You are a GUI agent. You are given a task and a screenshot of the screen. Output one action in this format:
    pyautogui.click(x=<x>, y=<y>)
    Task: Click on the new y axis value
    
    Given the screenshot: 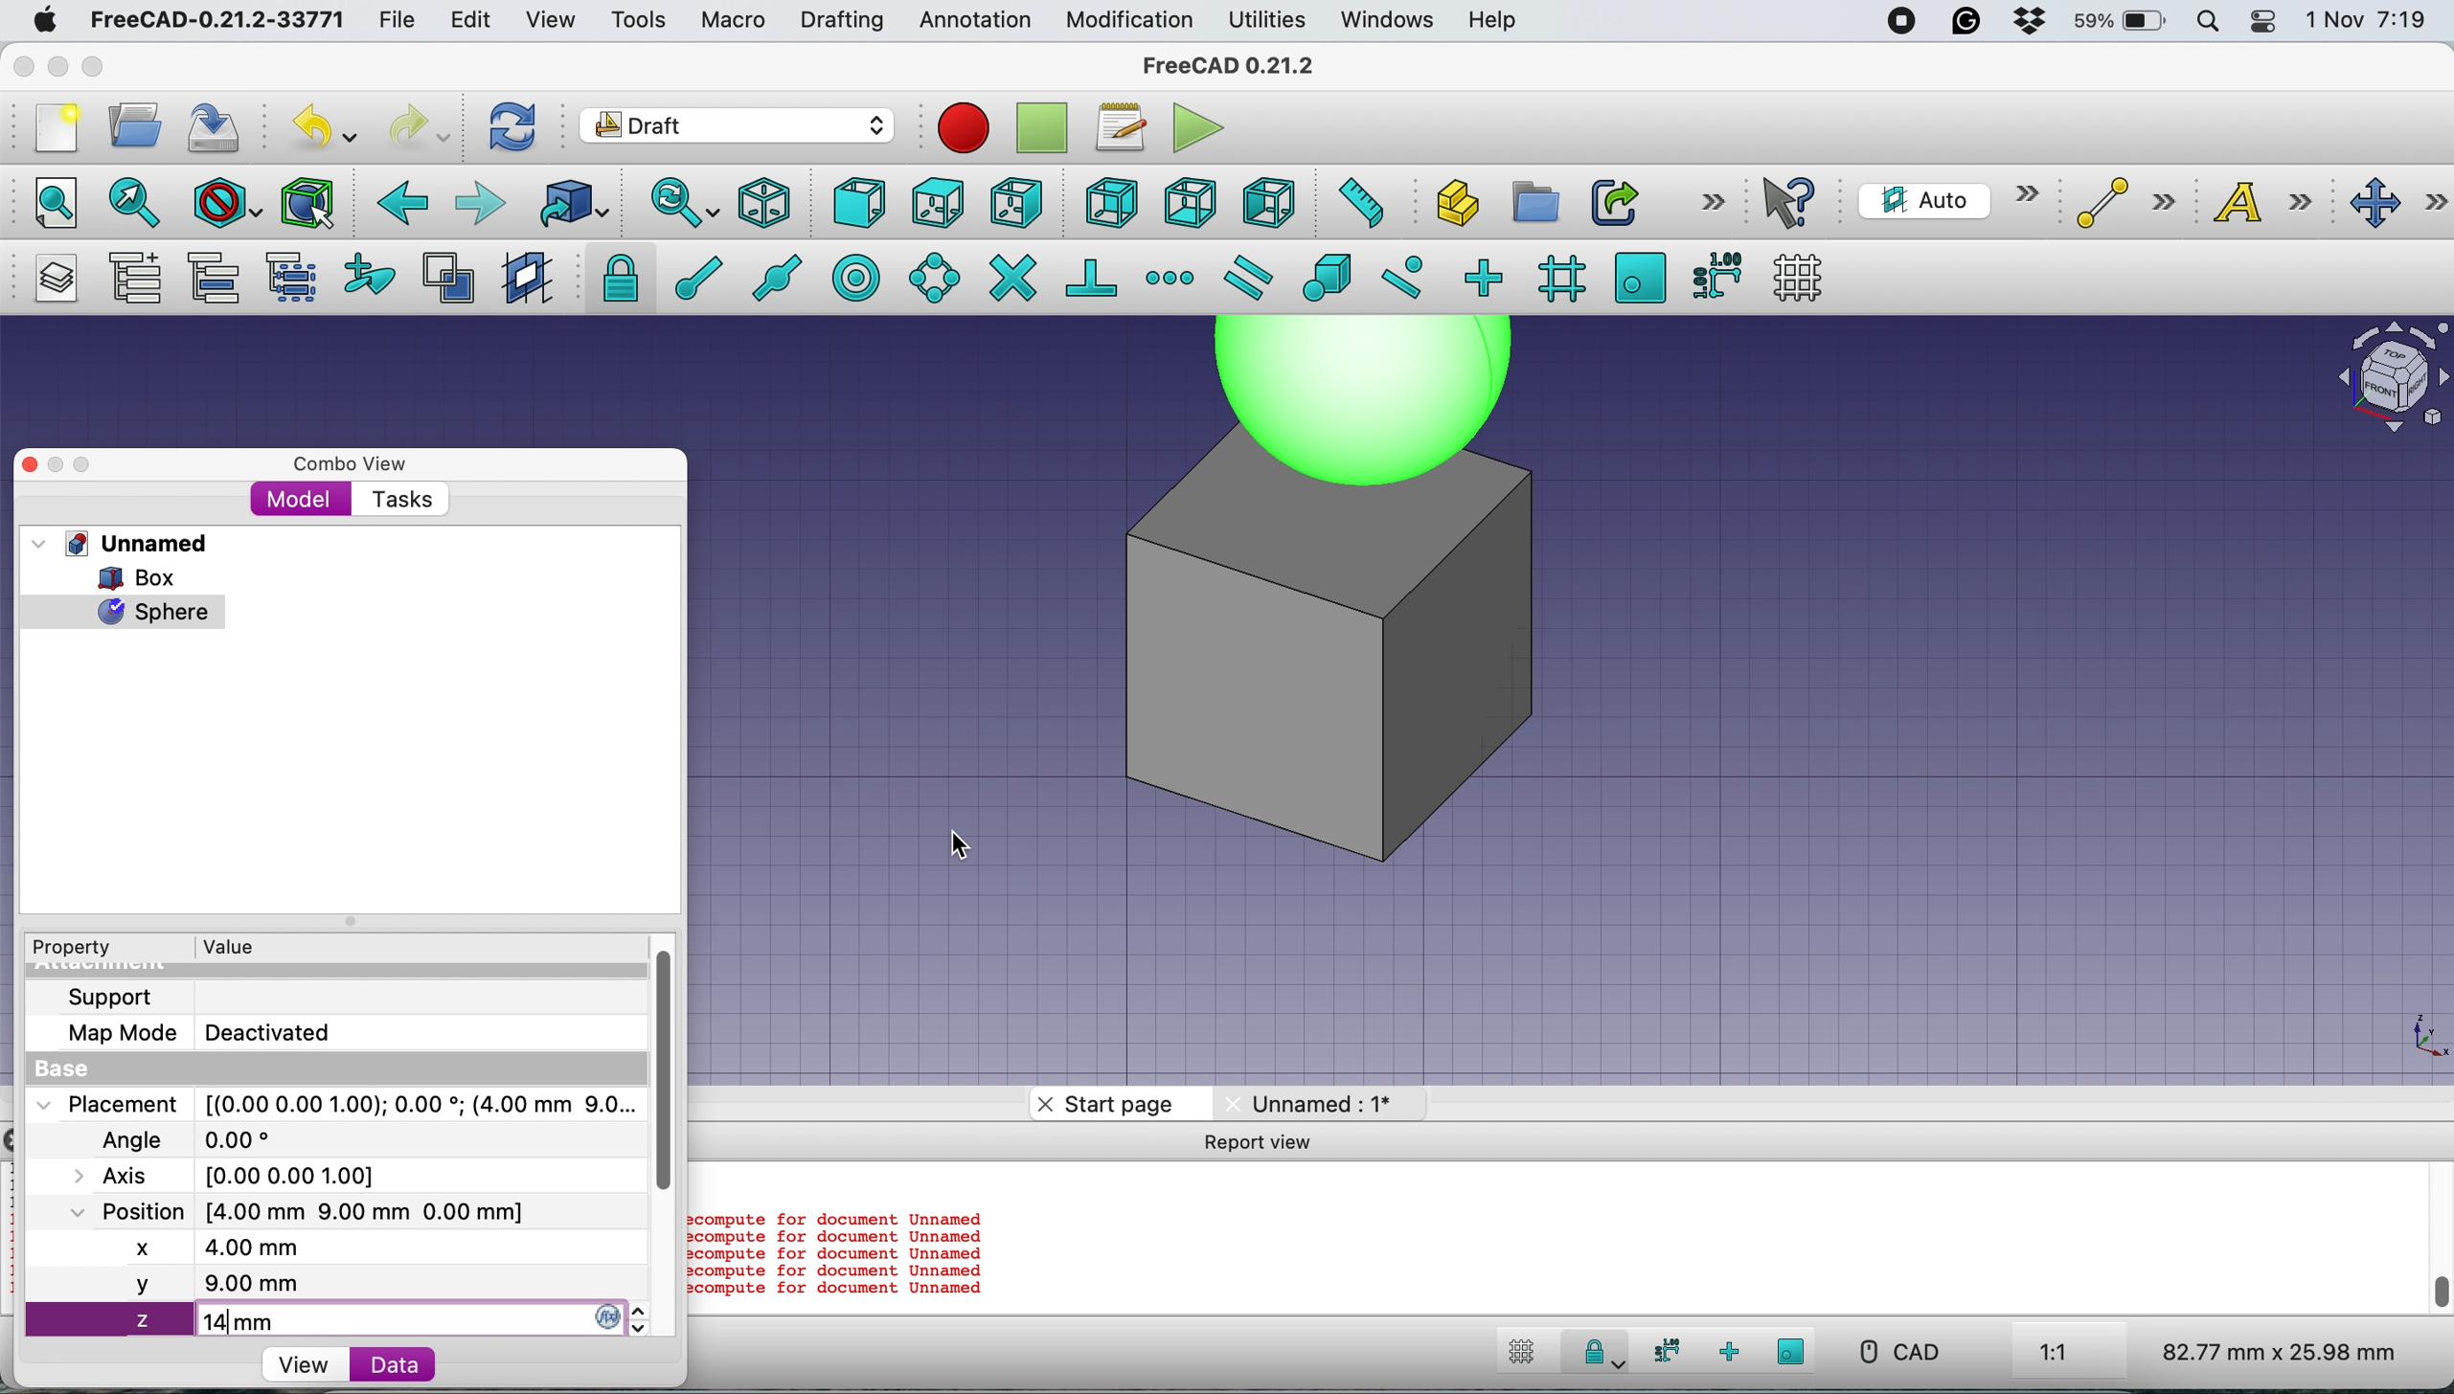 What is the action you would take?
    pyautogui.click(x=175, y=1284)
    